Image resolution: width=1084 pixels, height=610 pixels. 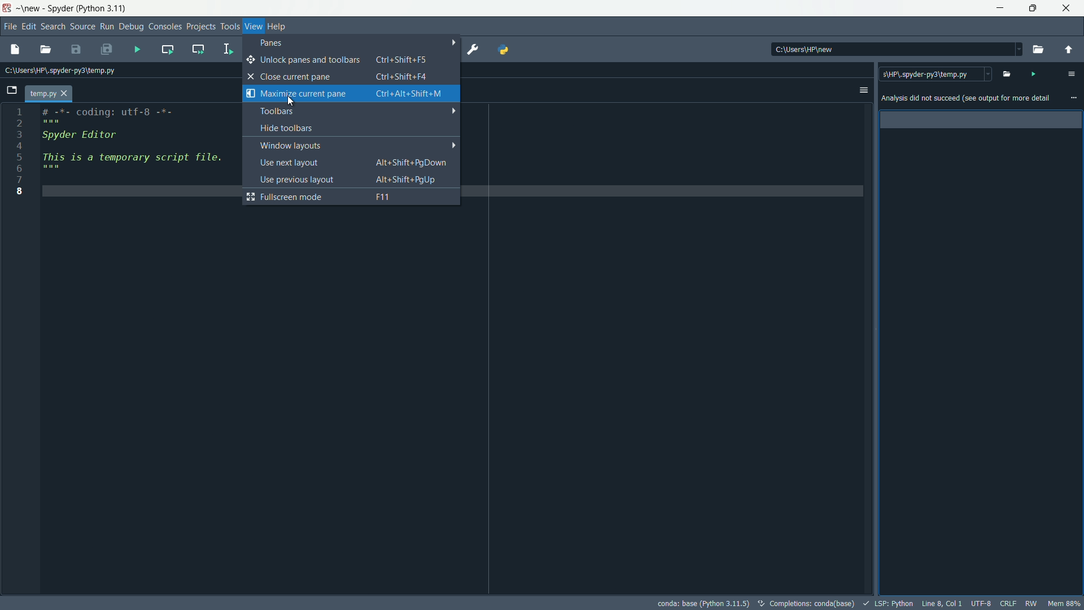 What do you see at coordinates (351, 147) in the screenshot?
I see `windows layout` at bounding box center [351, 147].